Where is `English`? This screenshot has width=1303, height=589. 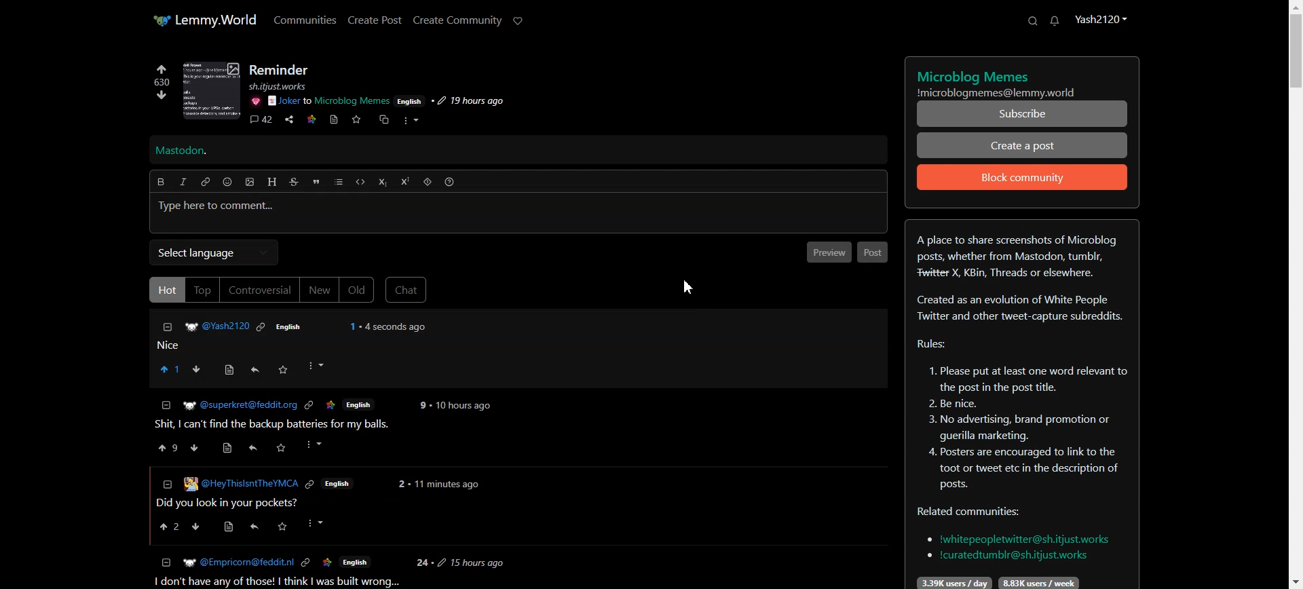 English is located at coordinates (286, 326).